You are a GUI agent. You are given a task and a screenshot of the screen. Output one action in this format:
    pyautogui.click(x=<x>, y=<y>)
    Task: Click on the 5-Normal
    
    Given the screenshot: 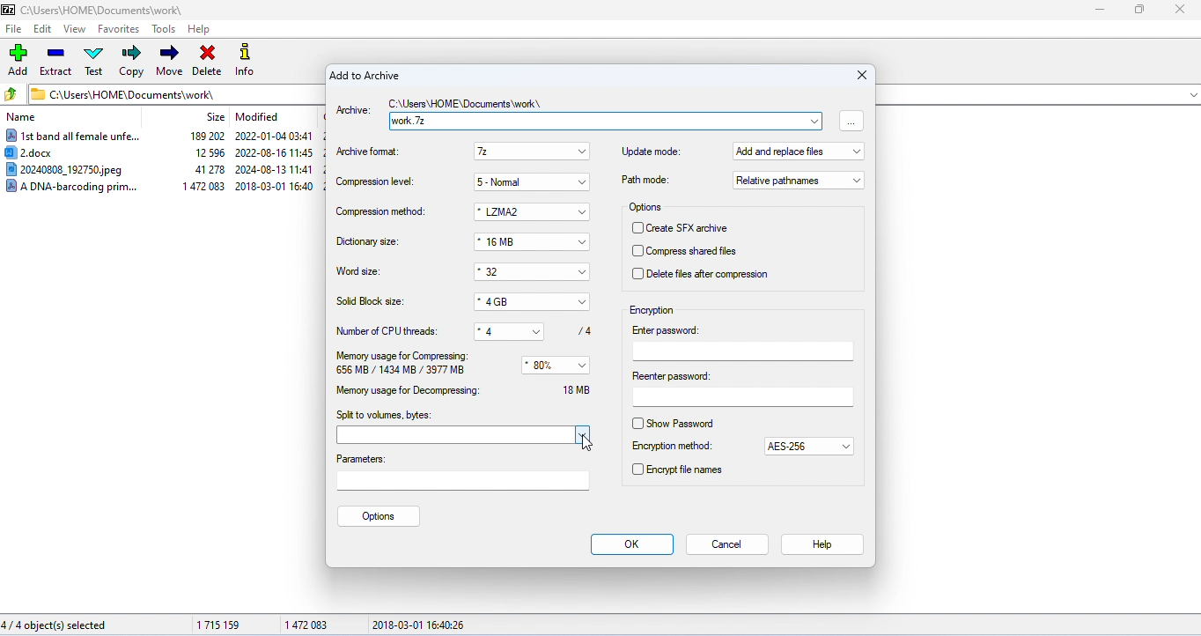 What is the action you would take?
    pyautogui.click(x=520, y=181)
    